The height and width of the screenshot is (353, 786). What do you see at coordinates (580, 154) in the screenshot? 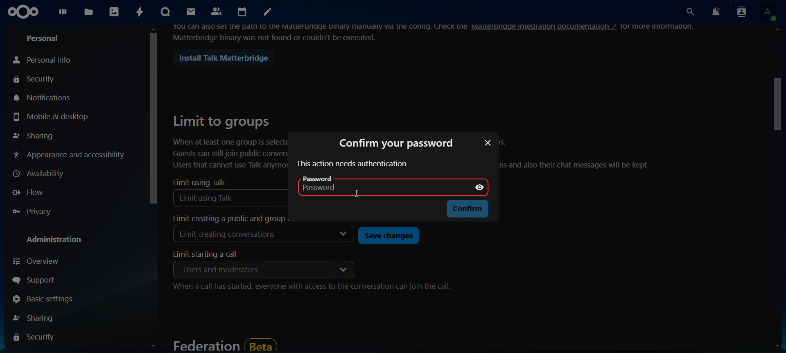
I see `text` at bounding box center [580, 154].